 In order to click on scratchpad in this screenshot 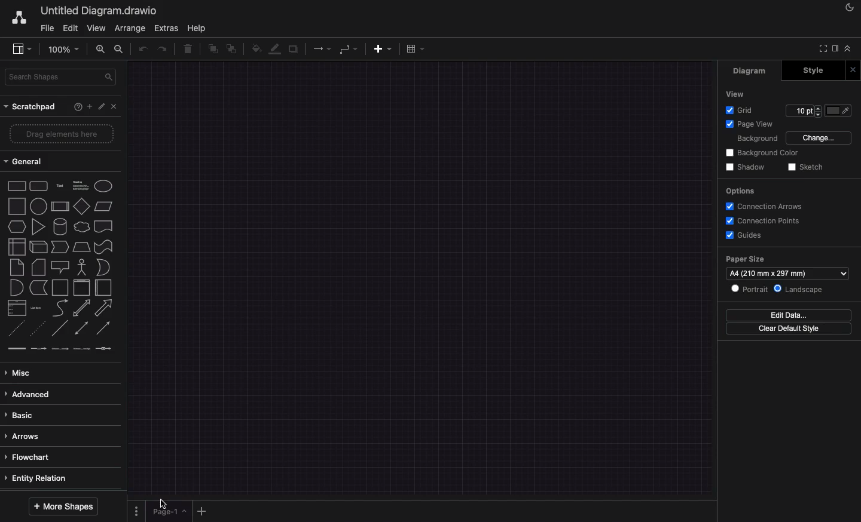, I will do `click(30, 107)`.